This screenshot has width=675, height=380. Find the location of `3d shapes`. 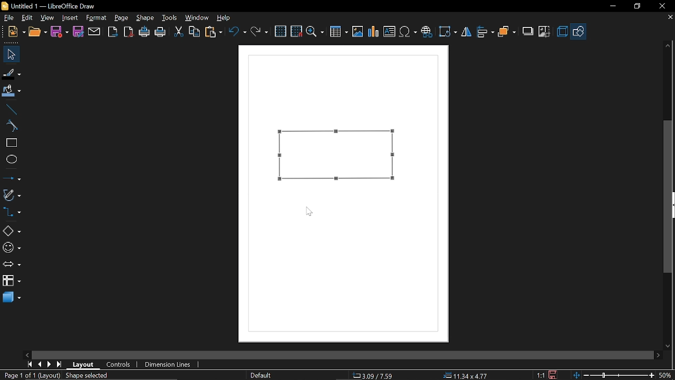

3d shapes is located at coordinates (11, 298).